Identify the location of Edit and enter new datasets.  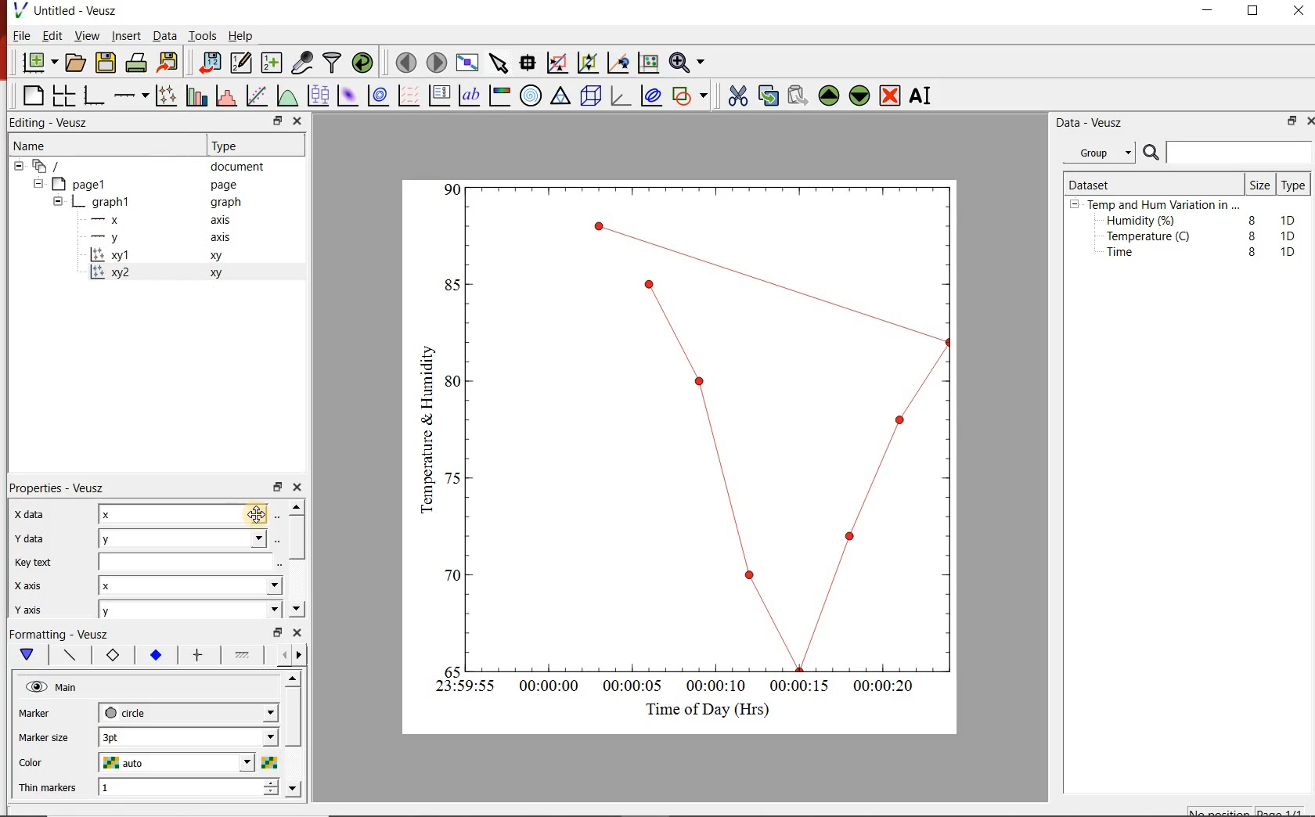
(242, 63).